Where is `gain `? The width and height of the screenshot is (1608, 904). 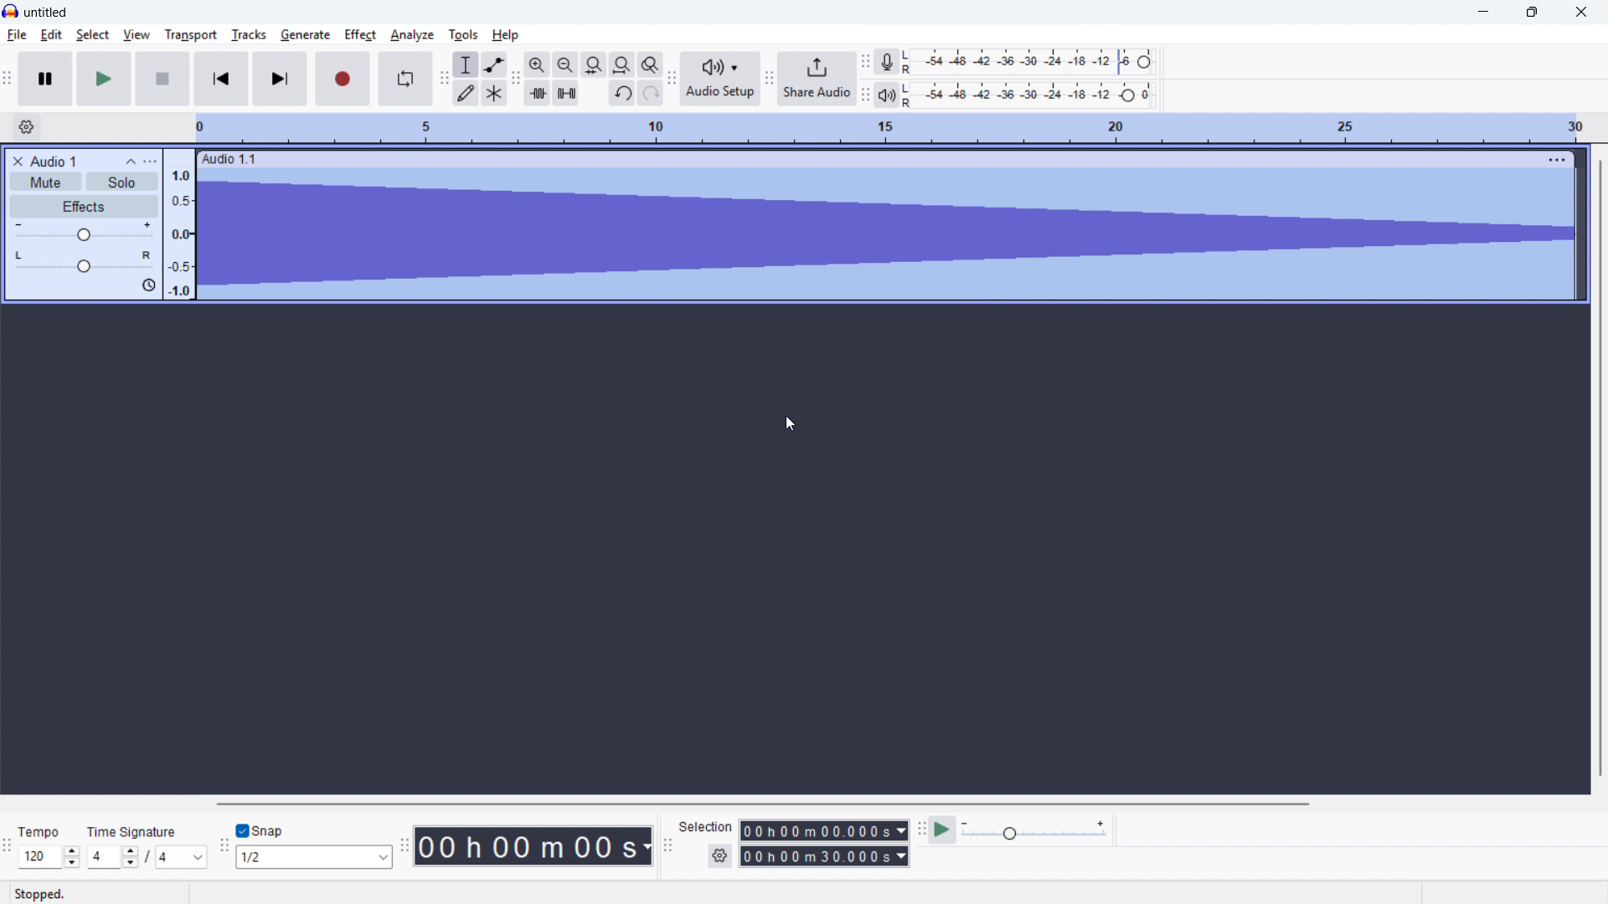
gain  is located at coordinates (85, 231).